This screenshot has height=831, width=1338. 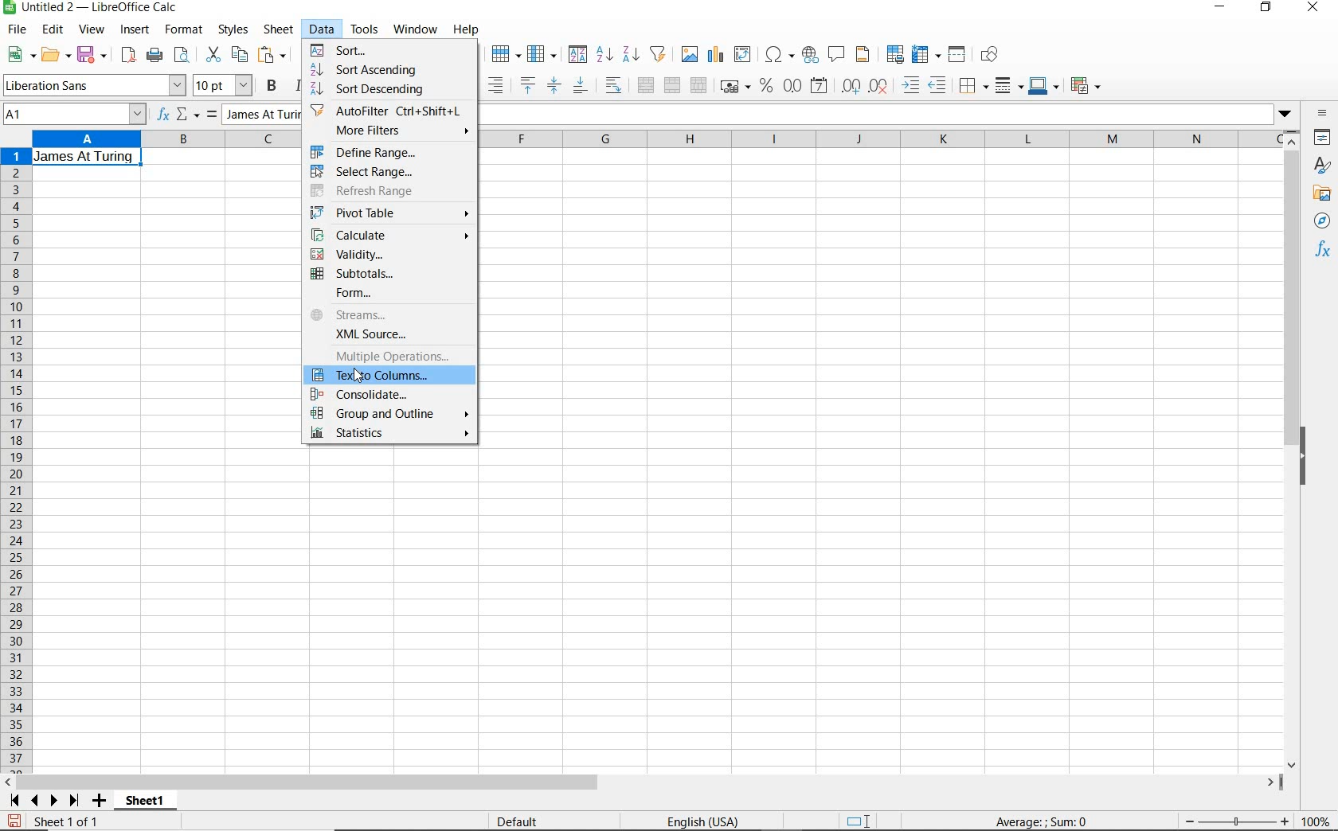 I want to click on formula, so click(x=210, y=115).